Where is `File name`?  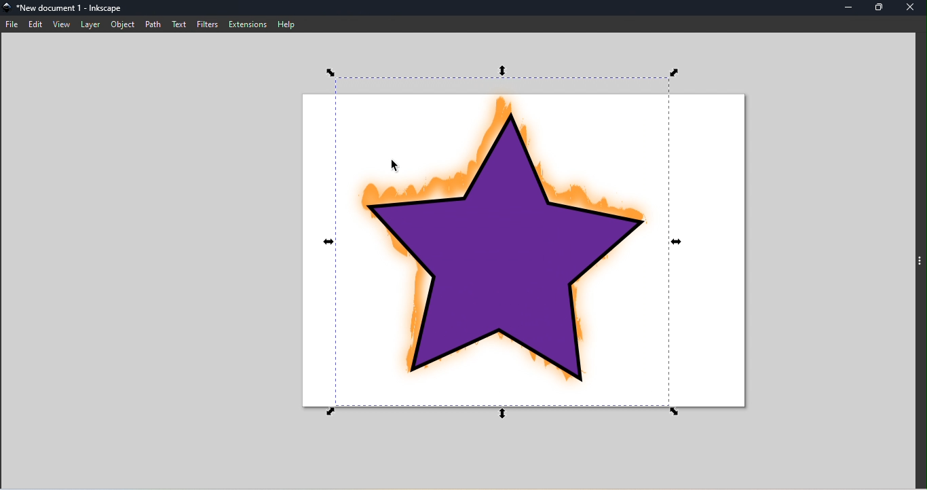 File name is located at coordinates (69, 7).